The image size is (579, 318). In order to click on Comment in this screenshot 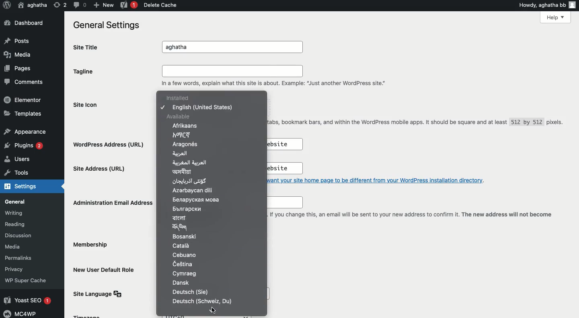, I will do `click(78, 5)`.